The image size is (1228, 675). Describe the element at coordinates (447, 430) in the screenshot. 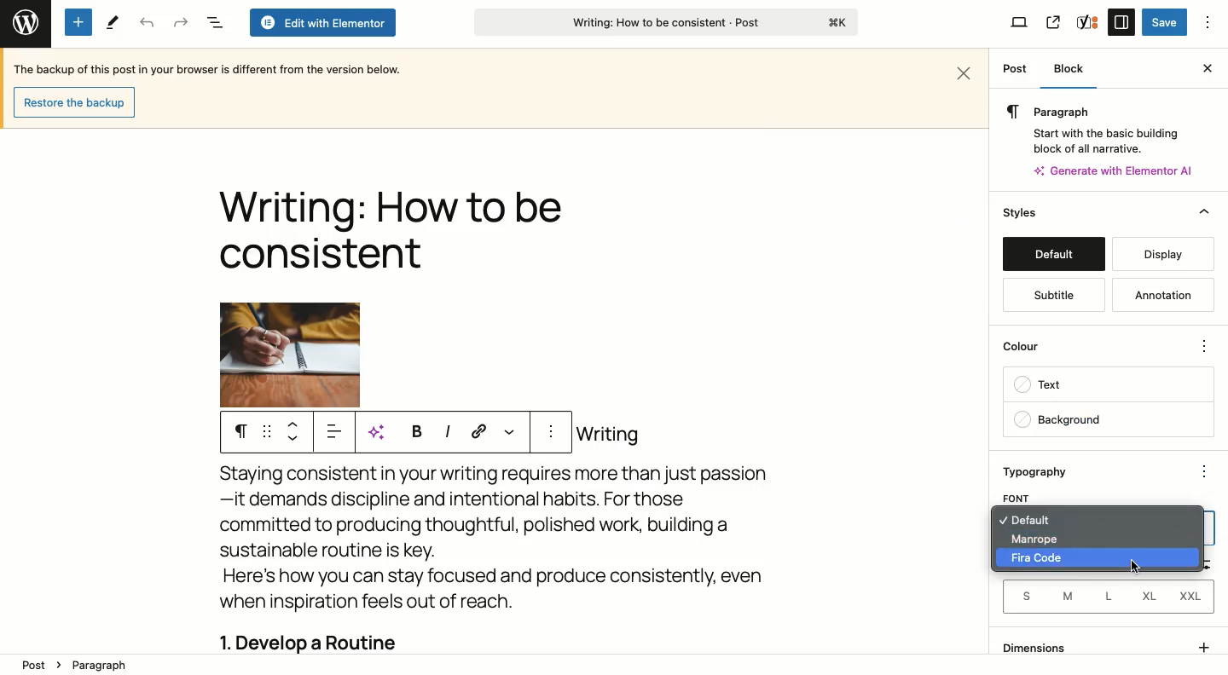

I see `Italics` at that location.